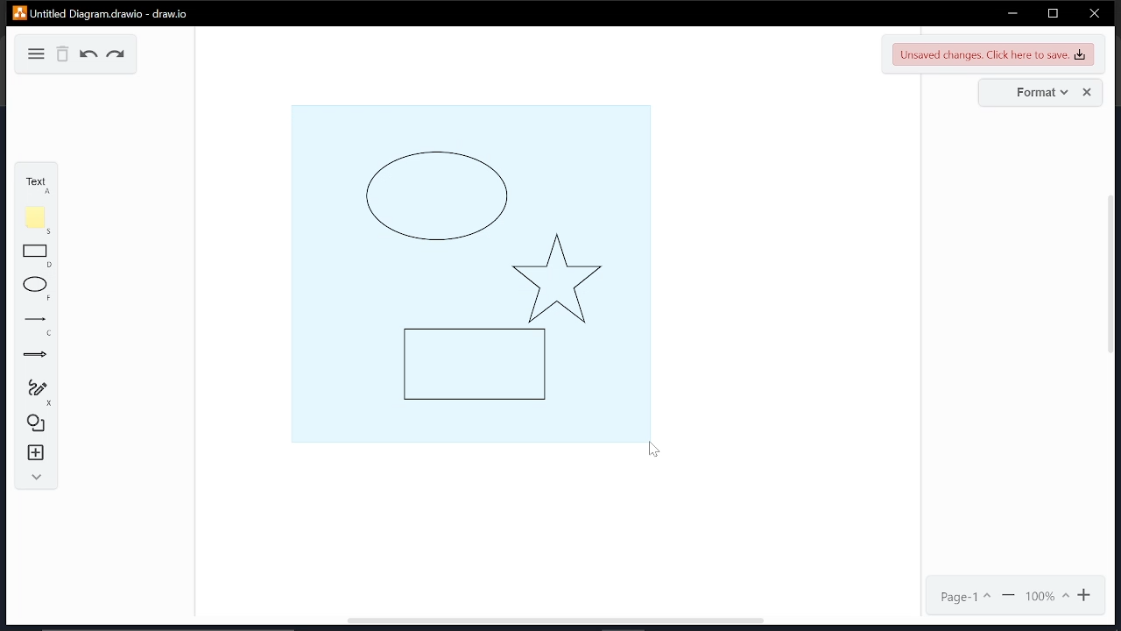  What do you see at coordinates (37, 289) in the screenshot?
I see `ellipse` at bounding box center [37, 289].